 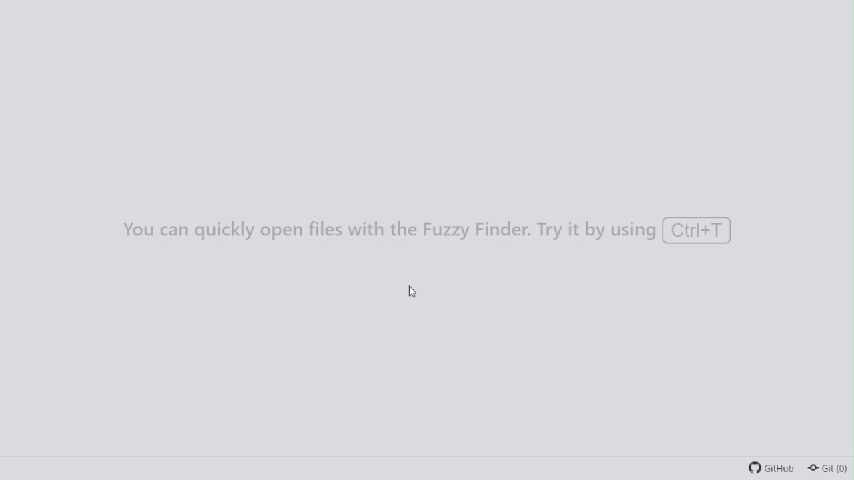 I want to click on You can quickly open files with the Fuzzy Finder. Try it by using ctrl+T, so click(x=420, y=231).